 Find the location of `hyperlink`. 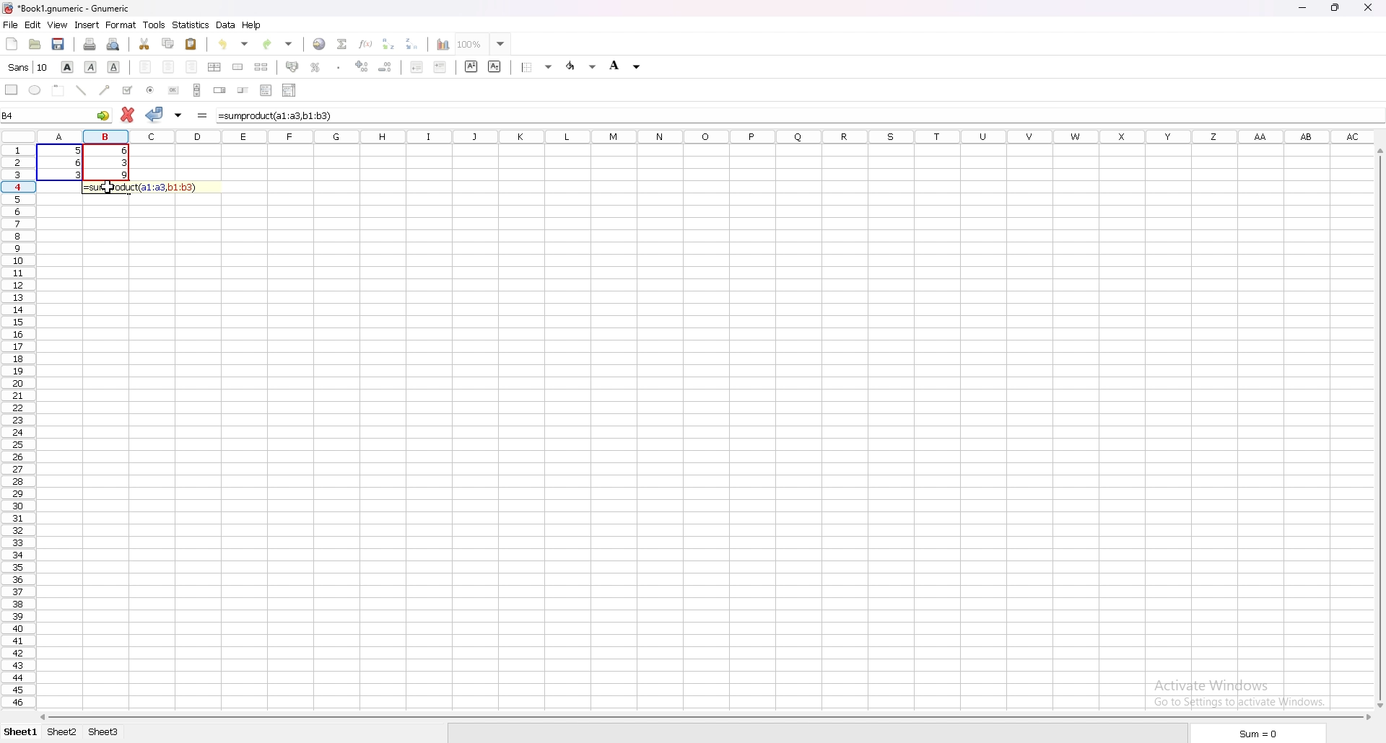

hyperlink is located at coordinates (320, 44).